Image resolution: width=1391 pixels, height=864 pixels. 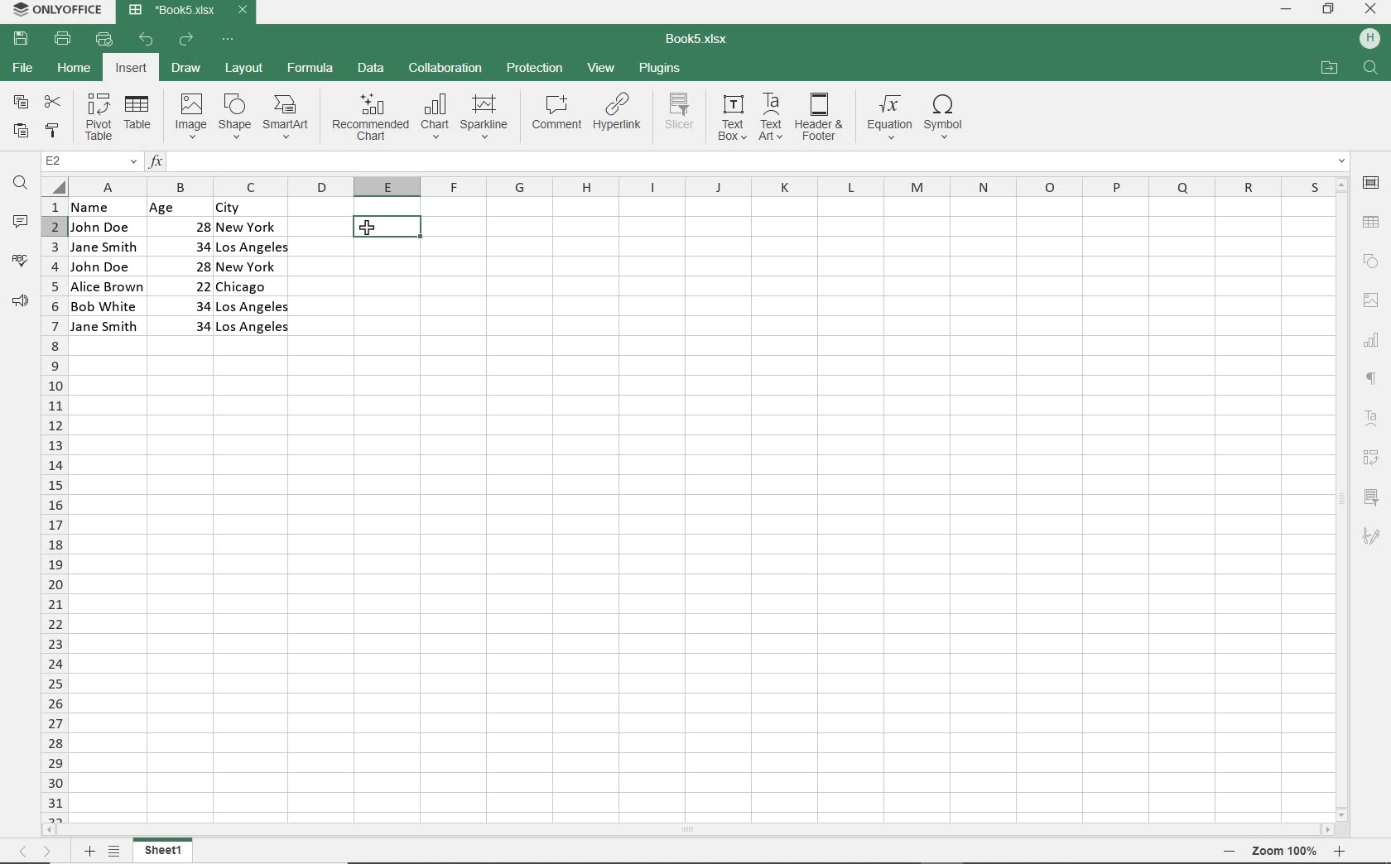 I want to click on 22, so click(x=190, y=285).